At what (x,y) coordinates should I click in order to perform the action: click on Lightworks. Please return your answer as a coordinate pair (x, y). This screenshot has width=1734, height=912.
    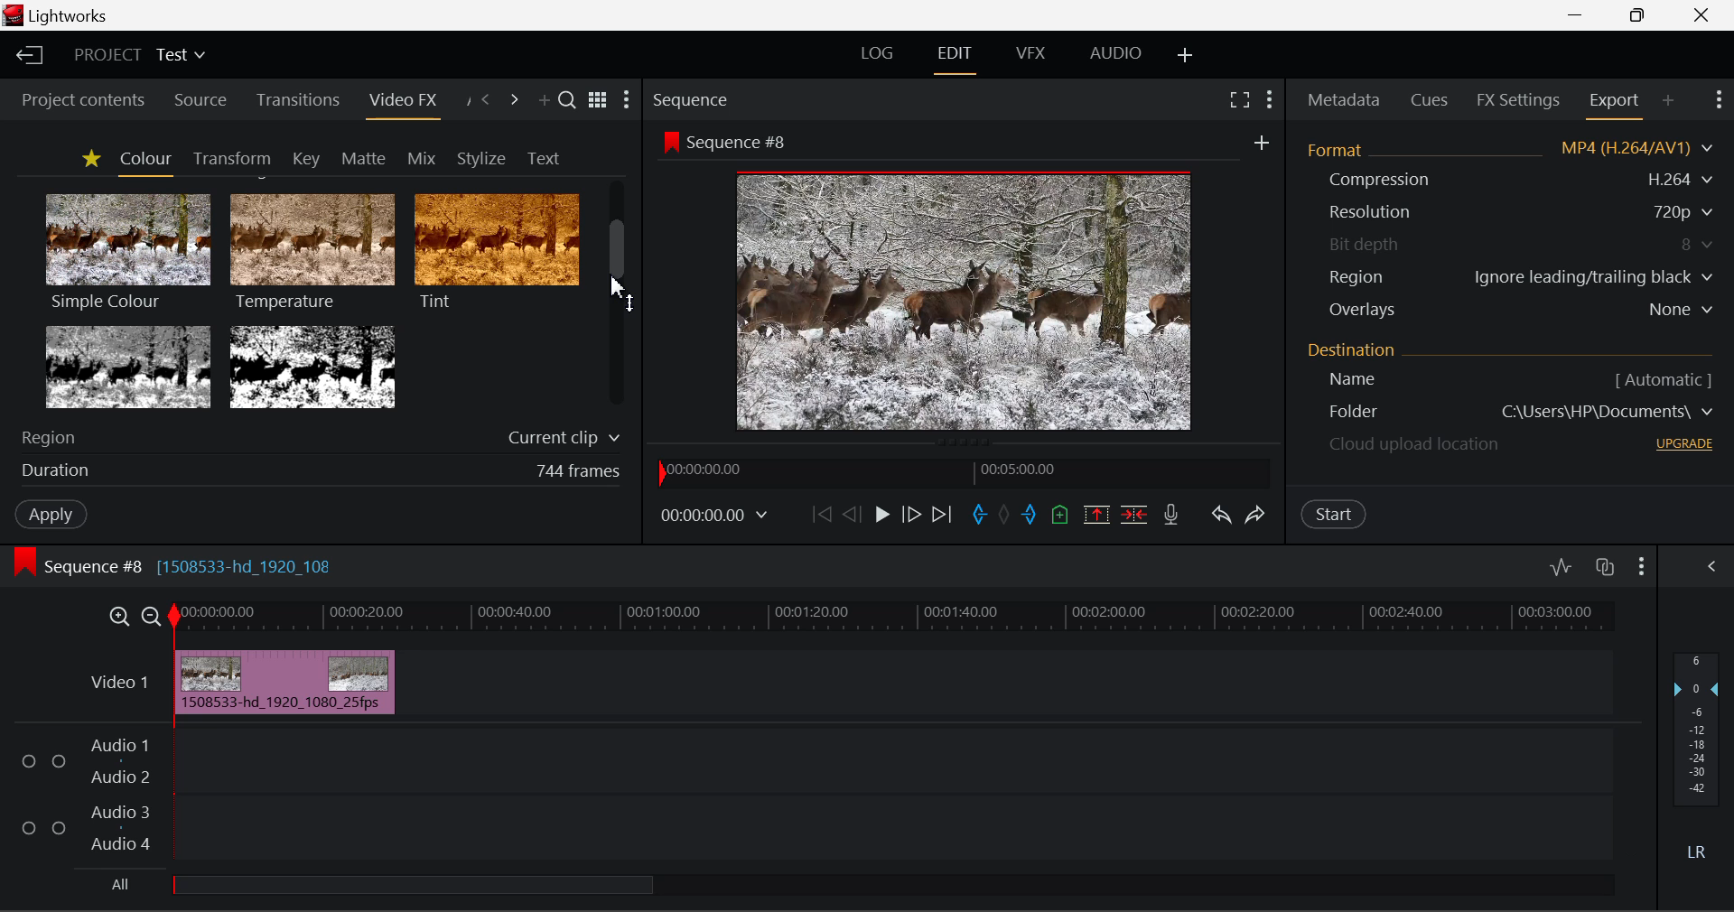
    Looking at the image, I should click on (72, 16).